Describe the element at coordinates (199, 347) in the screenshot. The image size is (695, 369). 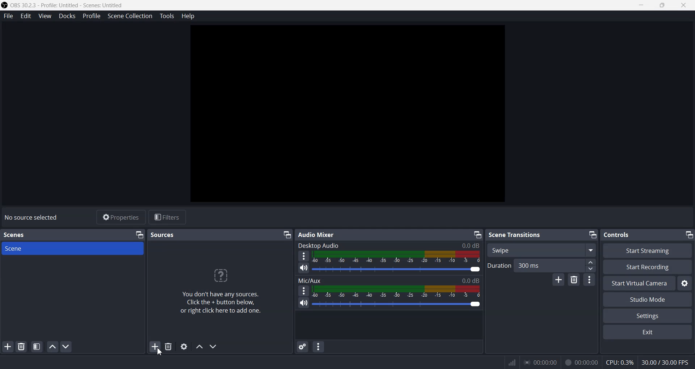
I see `Move source up` at that location.